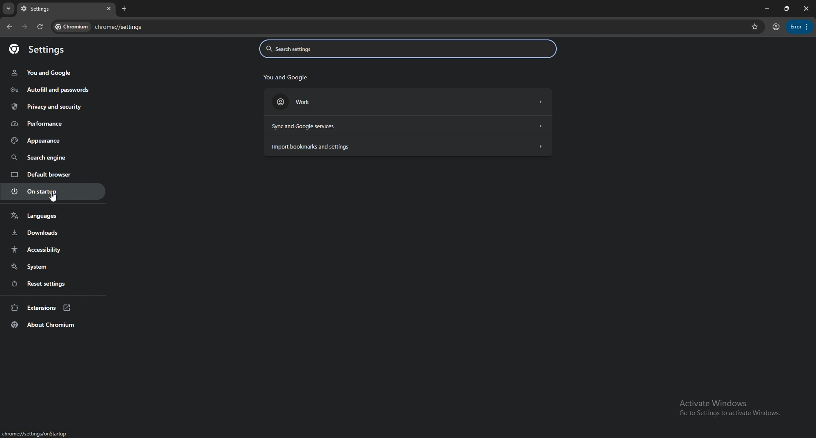  Describe the element at coordinates (409, 126) in the screenshot. I see `sync and google services` at that location.